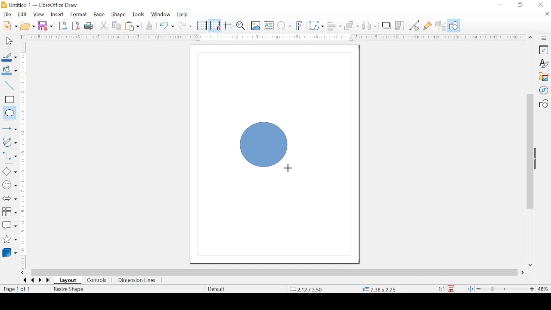 The width and height of the screenshot is (551, 310). I want to click on restore down, so click(521, 5).